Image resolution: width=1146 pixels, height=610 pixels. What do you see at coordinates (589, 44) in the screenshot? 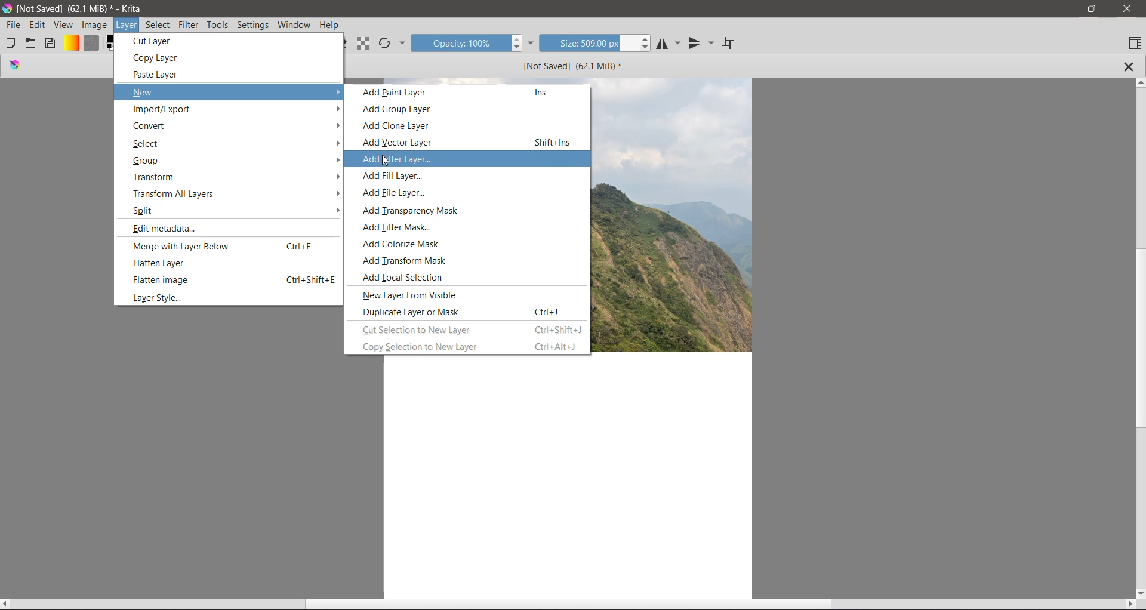
I see `Size` at bounding box center [589, 44].